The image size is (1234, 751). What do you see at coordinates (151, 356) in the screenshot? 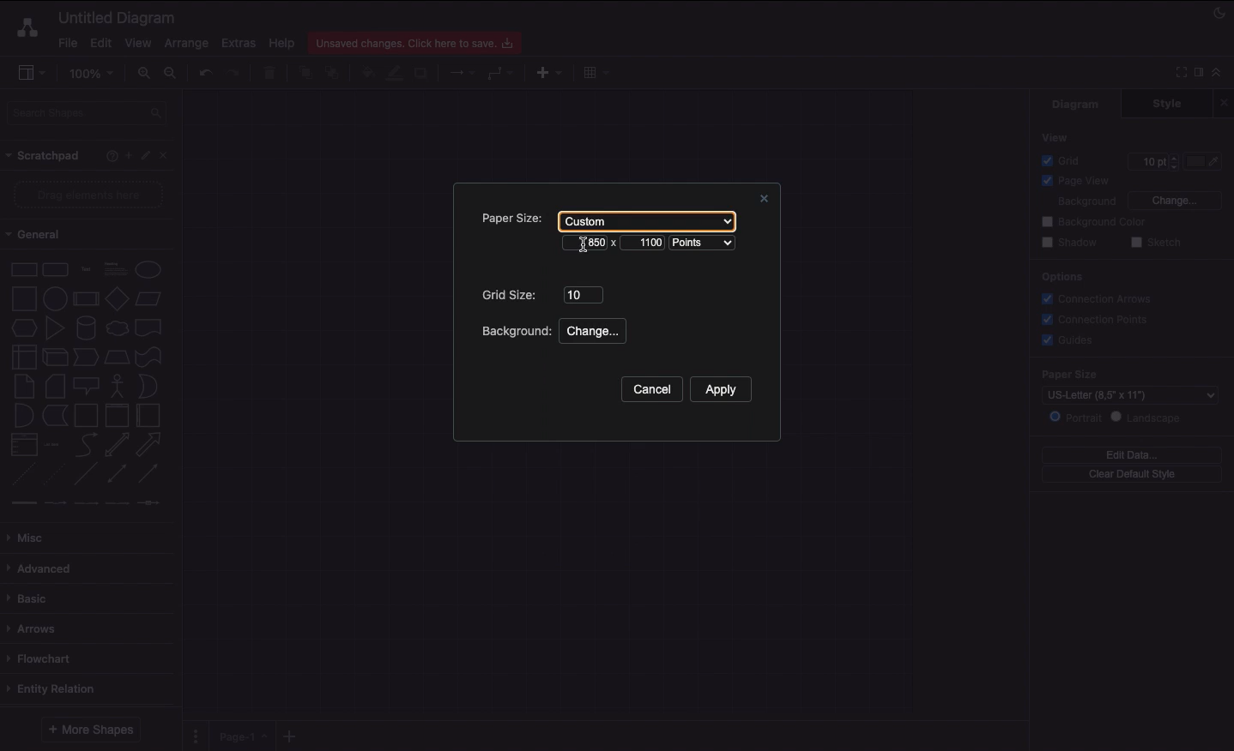
I see `Tape` at bounding box center [151, 356].